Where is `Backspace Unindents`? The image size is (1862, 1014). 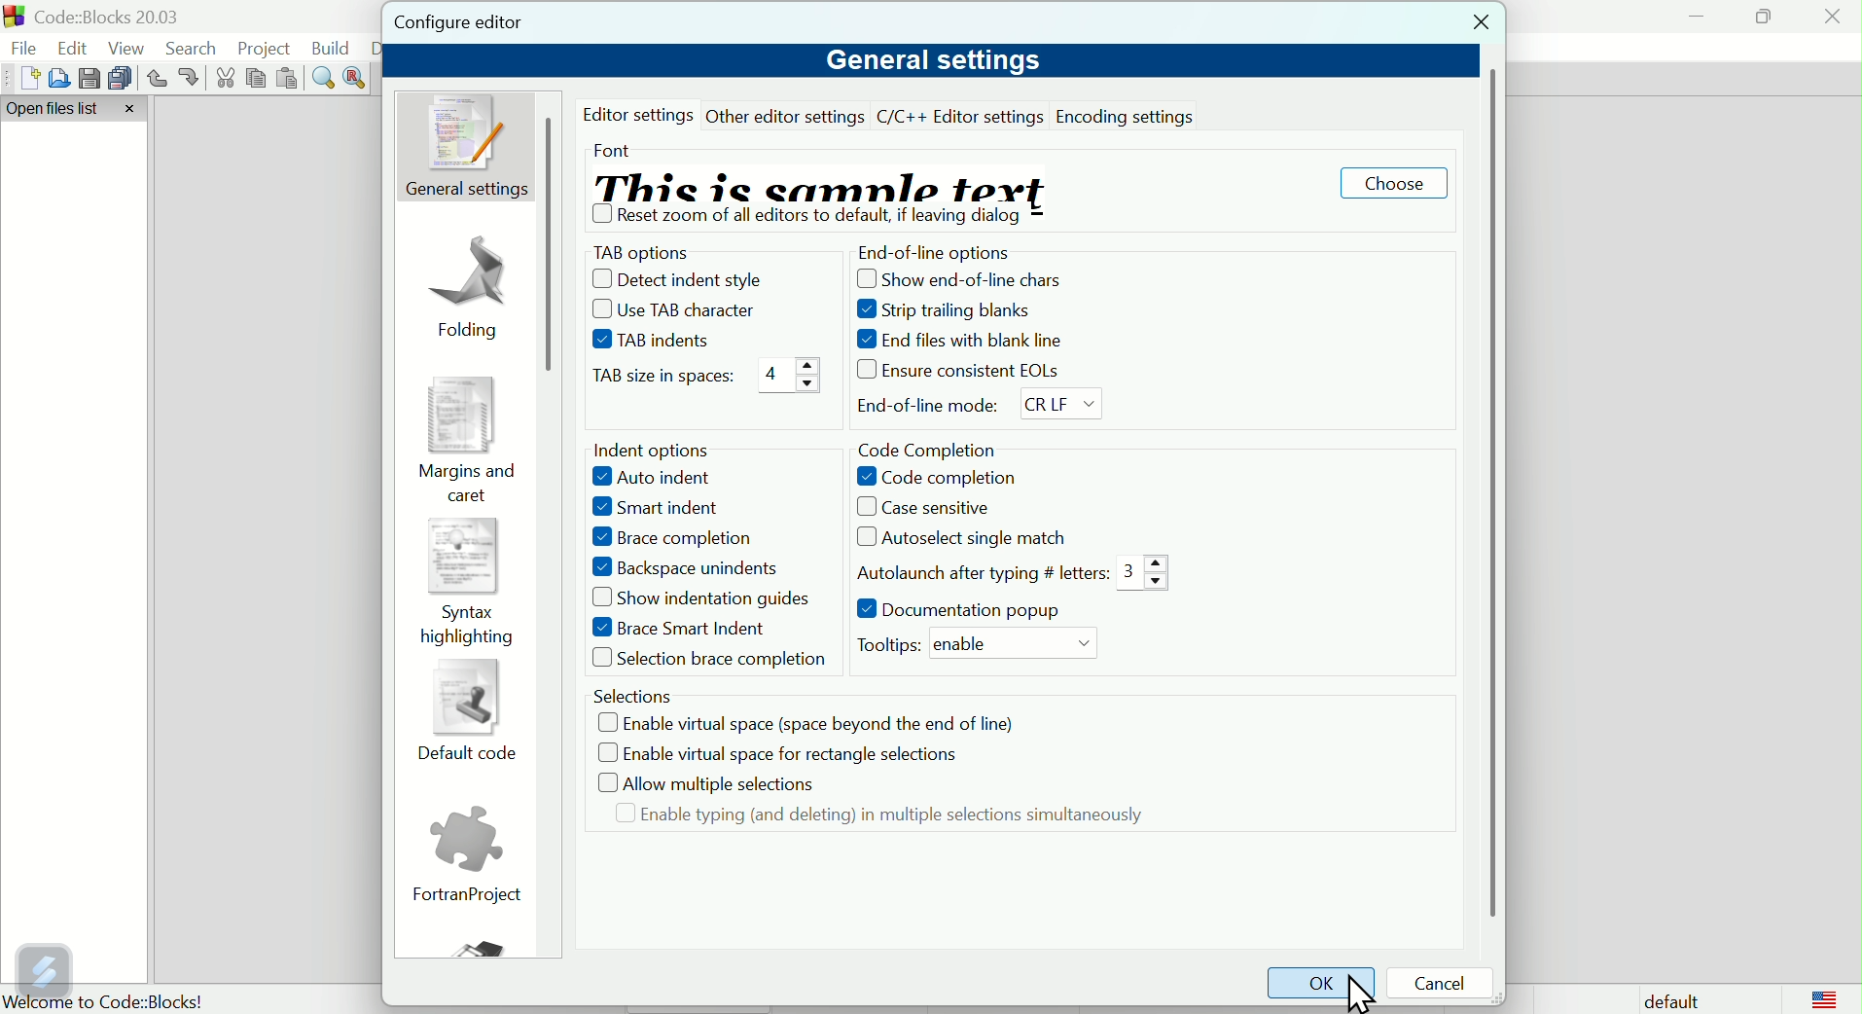 Backspace Unindents is located at coordinates (689, 565).